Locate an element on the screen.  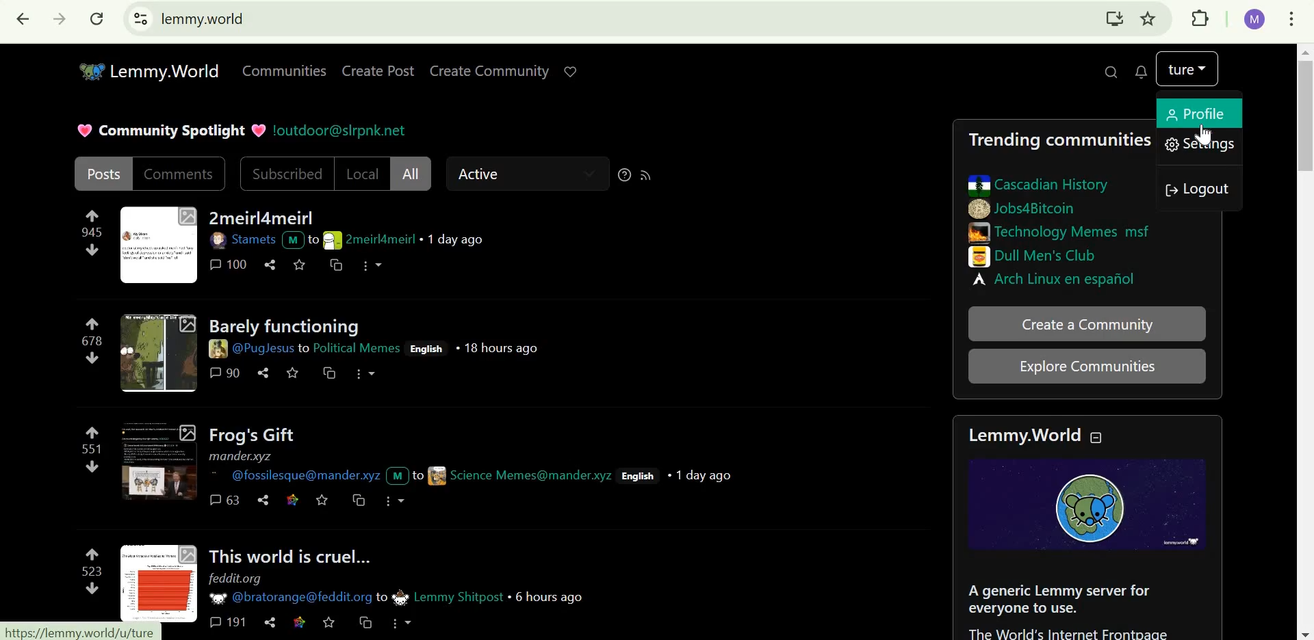
extensions is located at coordinates (1201, 19).